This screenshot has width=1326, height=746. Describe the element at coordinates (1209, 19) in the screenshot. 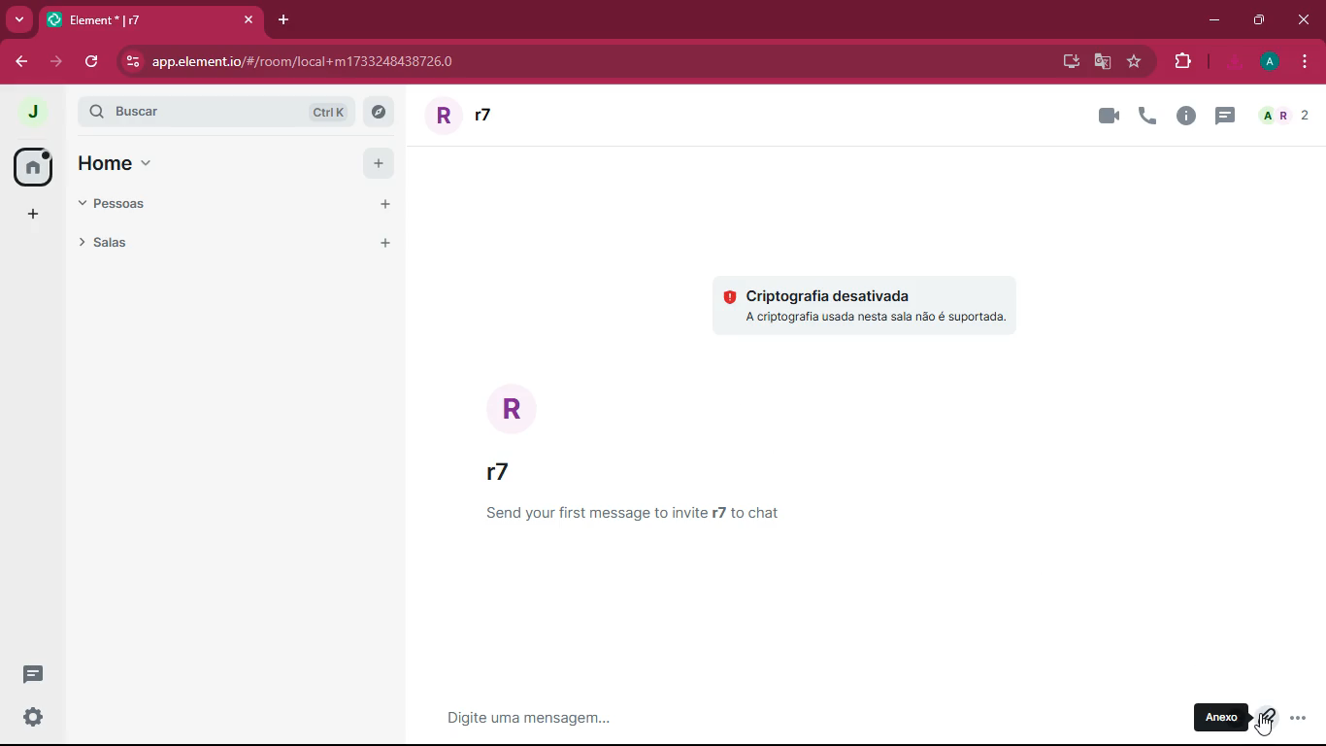

I see `minimize` at that location.